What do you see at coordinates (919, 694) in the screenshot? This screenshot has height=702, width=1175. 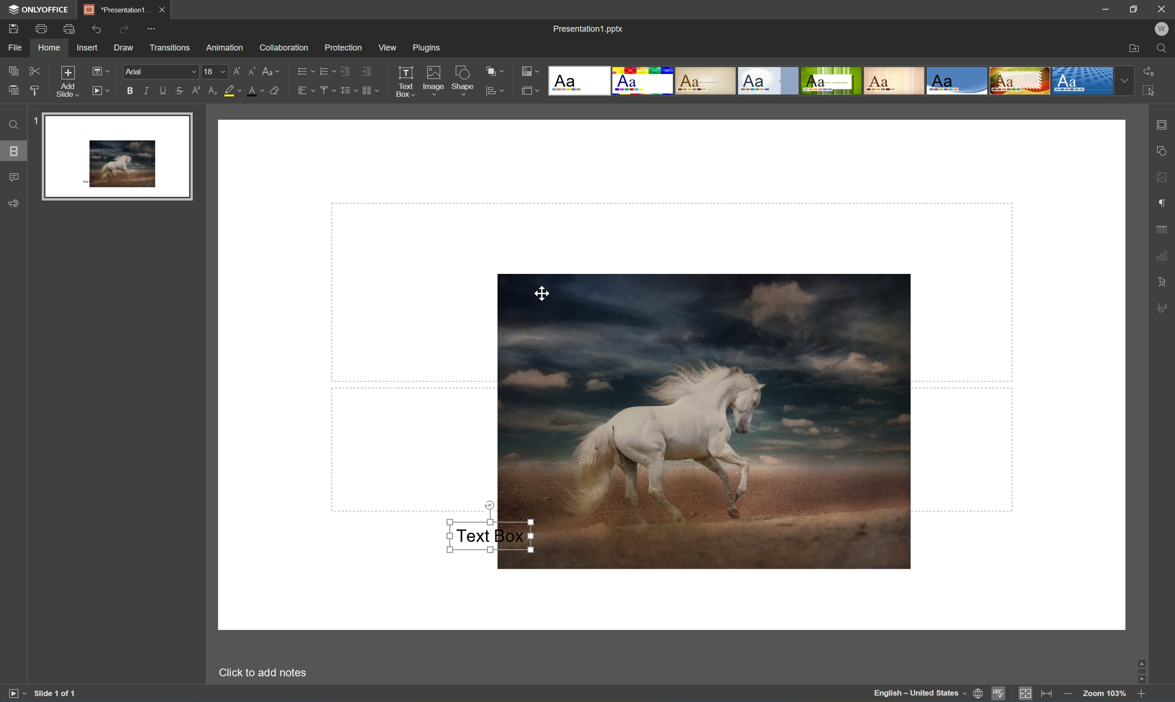 I see `English - United States` at bounding box center [919, 694].